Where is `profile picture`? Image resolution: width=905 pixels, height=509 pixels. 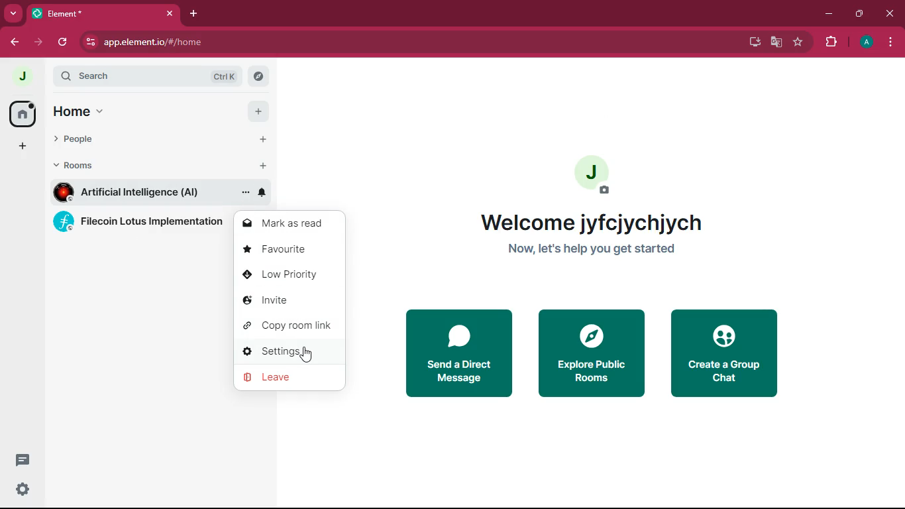
profile picture is located at coordinates (25, 77).